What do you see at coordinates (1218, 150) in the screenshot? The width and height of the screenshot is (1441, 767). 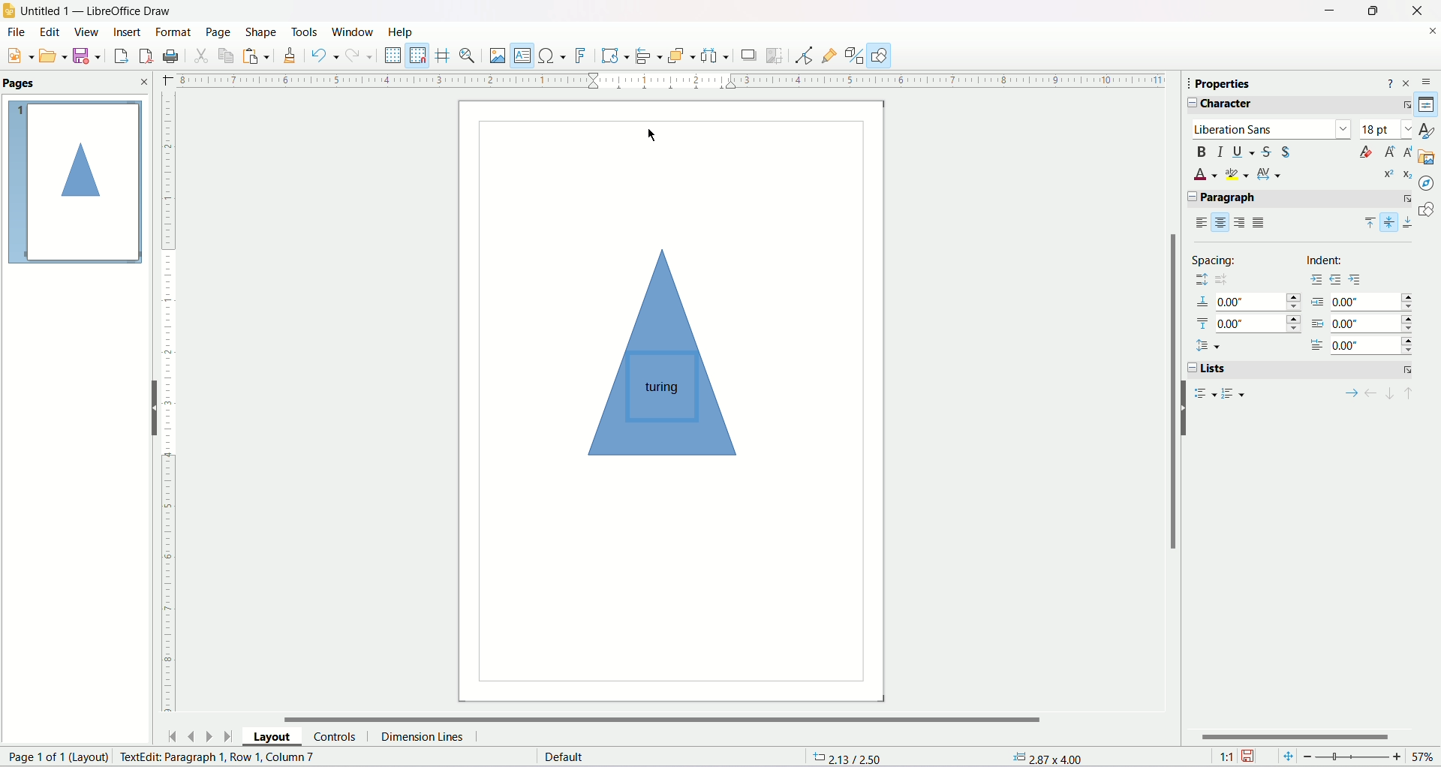 I see `italics` at bounding box center [1218, 150].